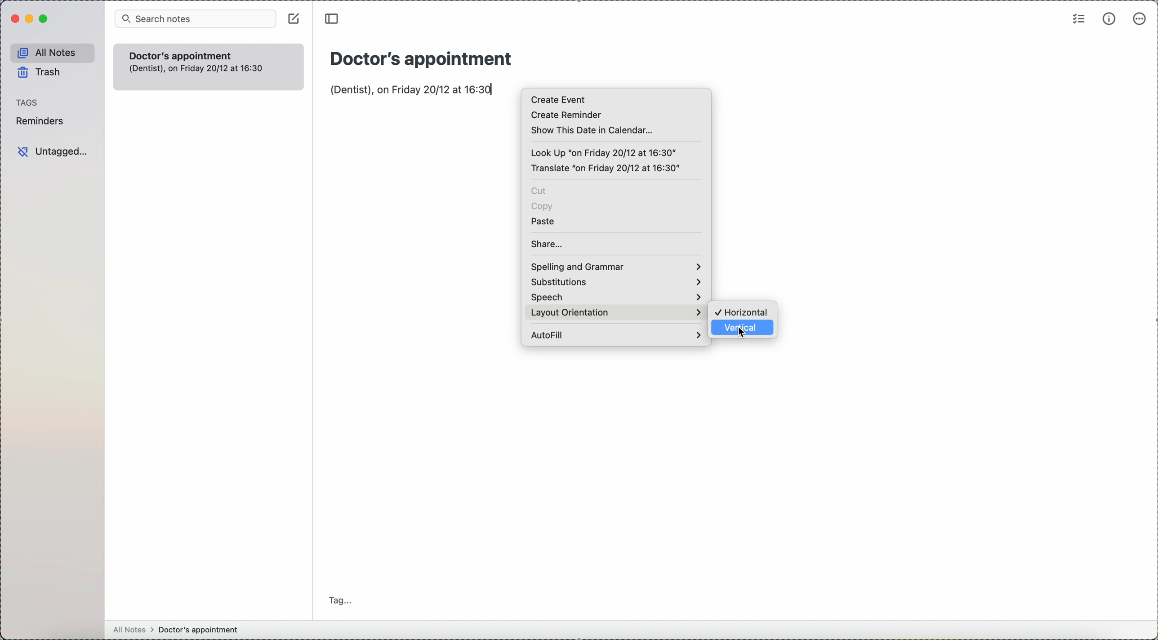 The height and width of the screenshot is (640, 1158). What do you see at coordinates (176, 629) in the screenshot?
I see `all notes > doctor's appointment` at bounding box center [176, 629].